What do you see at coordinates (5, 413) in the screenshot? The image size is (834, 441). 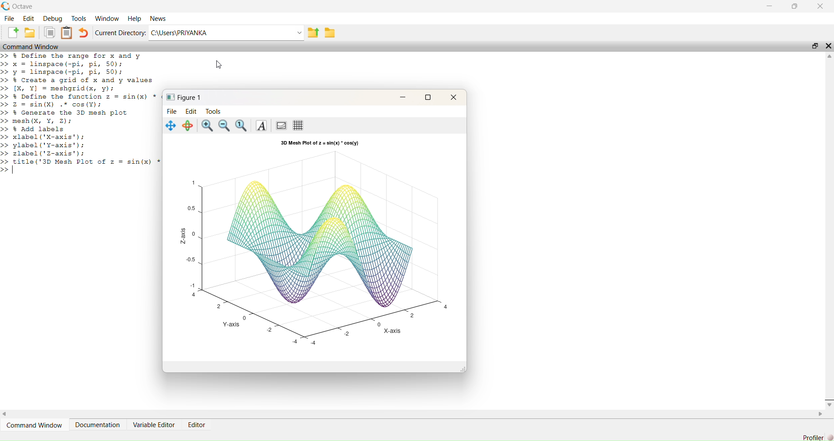 I see `Left` at bounding box center [5, 413].